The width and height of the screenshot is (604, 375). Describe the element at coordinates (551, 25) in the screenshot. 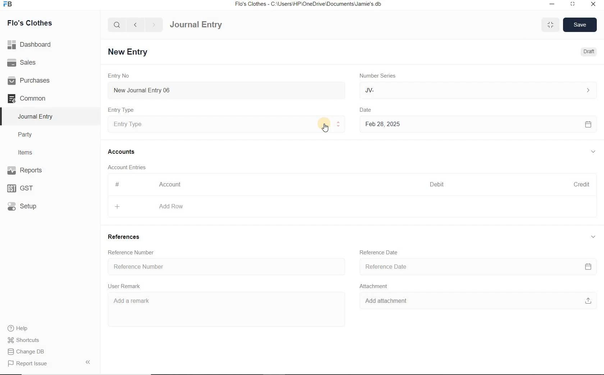

I see `minimise/maximise` at that location.